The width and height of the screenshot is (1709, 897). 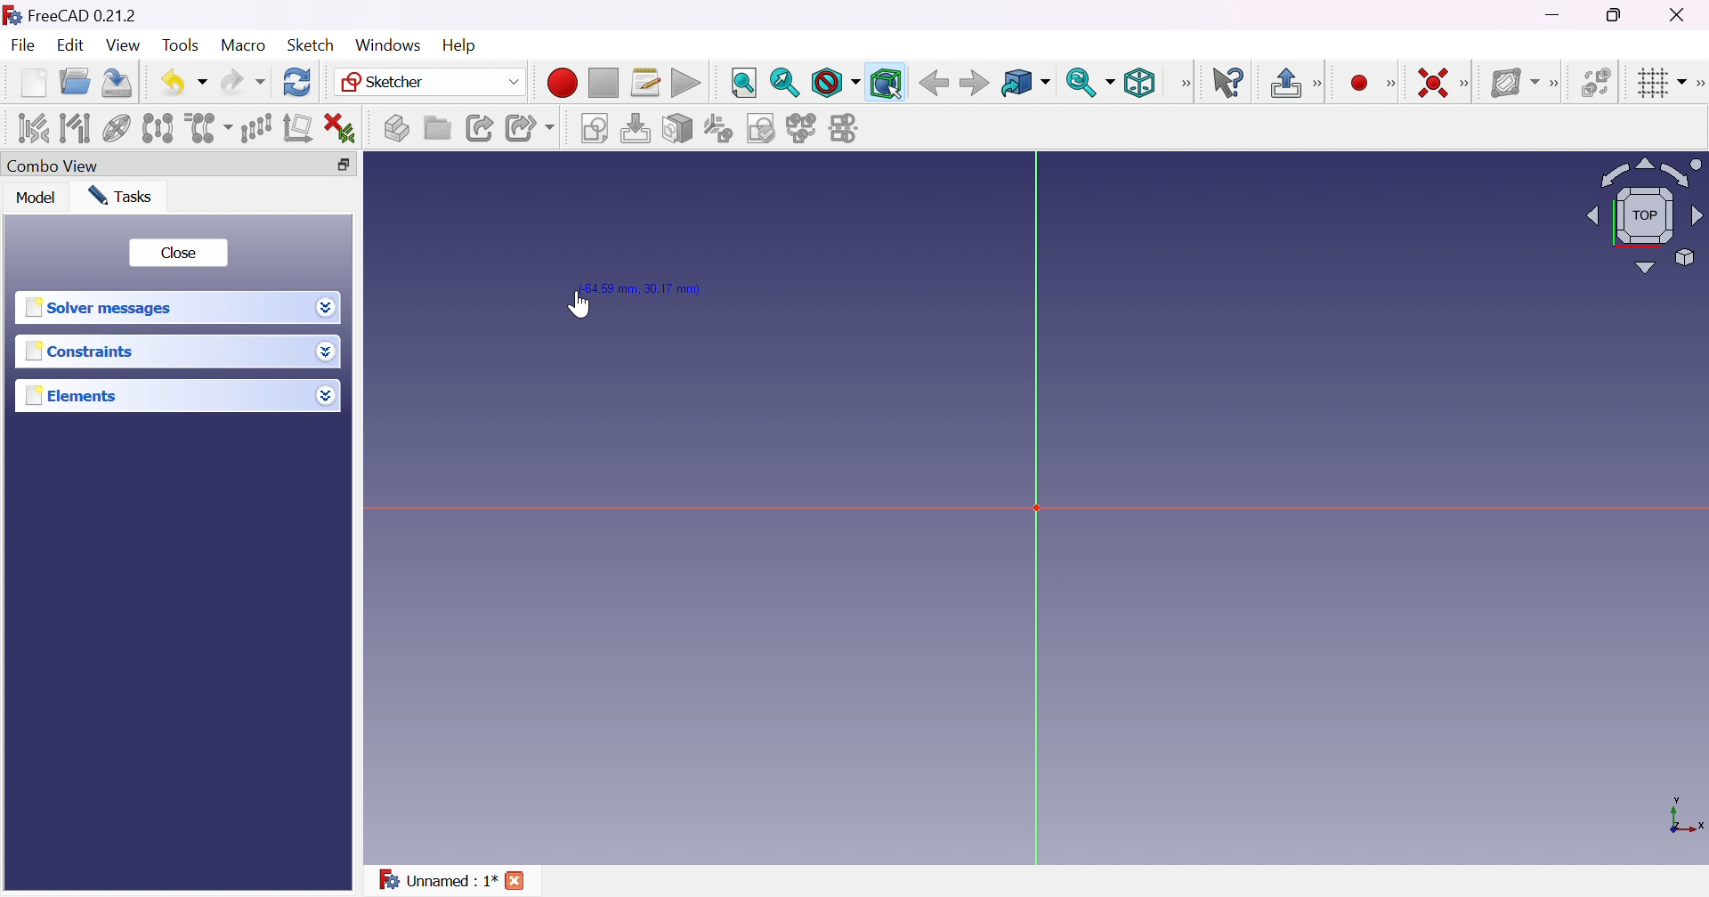 What do you see at coordinates (717, 129) in the screenshot?
I see `Reorient sketch...` at bounding box center [717, 129].